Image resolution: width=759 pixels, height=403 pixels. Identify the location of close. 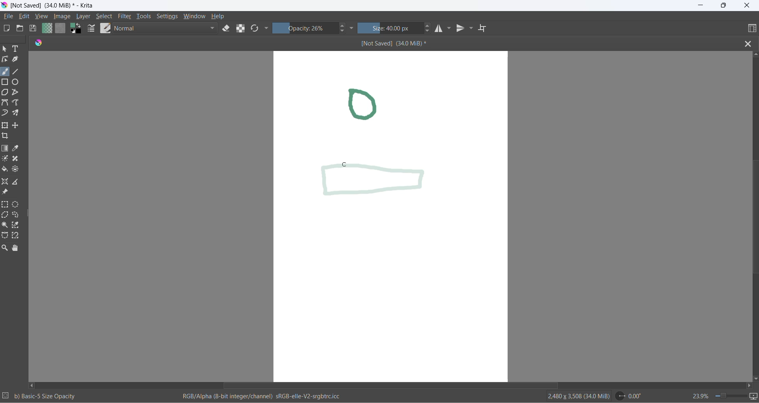
(747, 6).